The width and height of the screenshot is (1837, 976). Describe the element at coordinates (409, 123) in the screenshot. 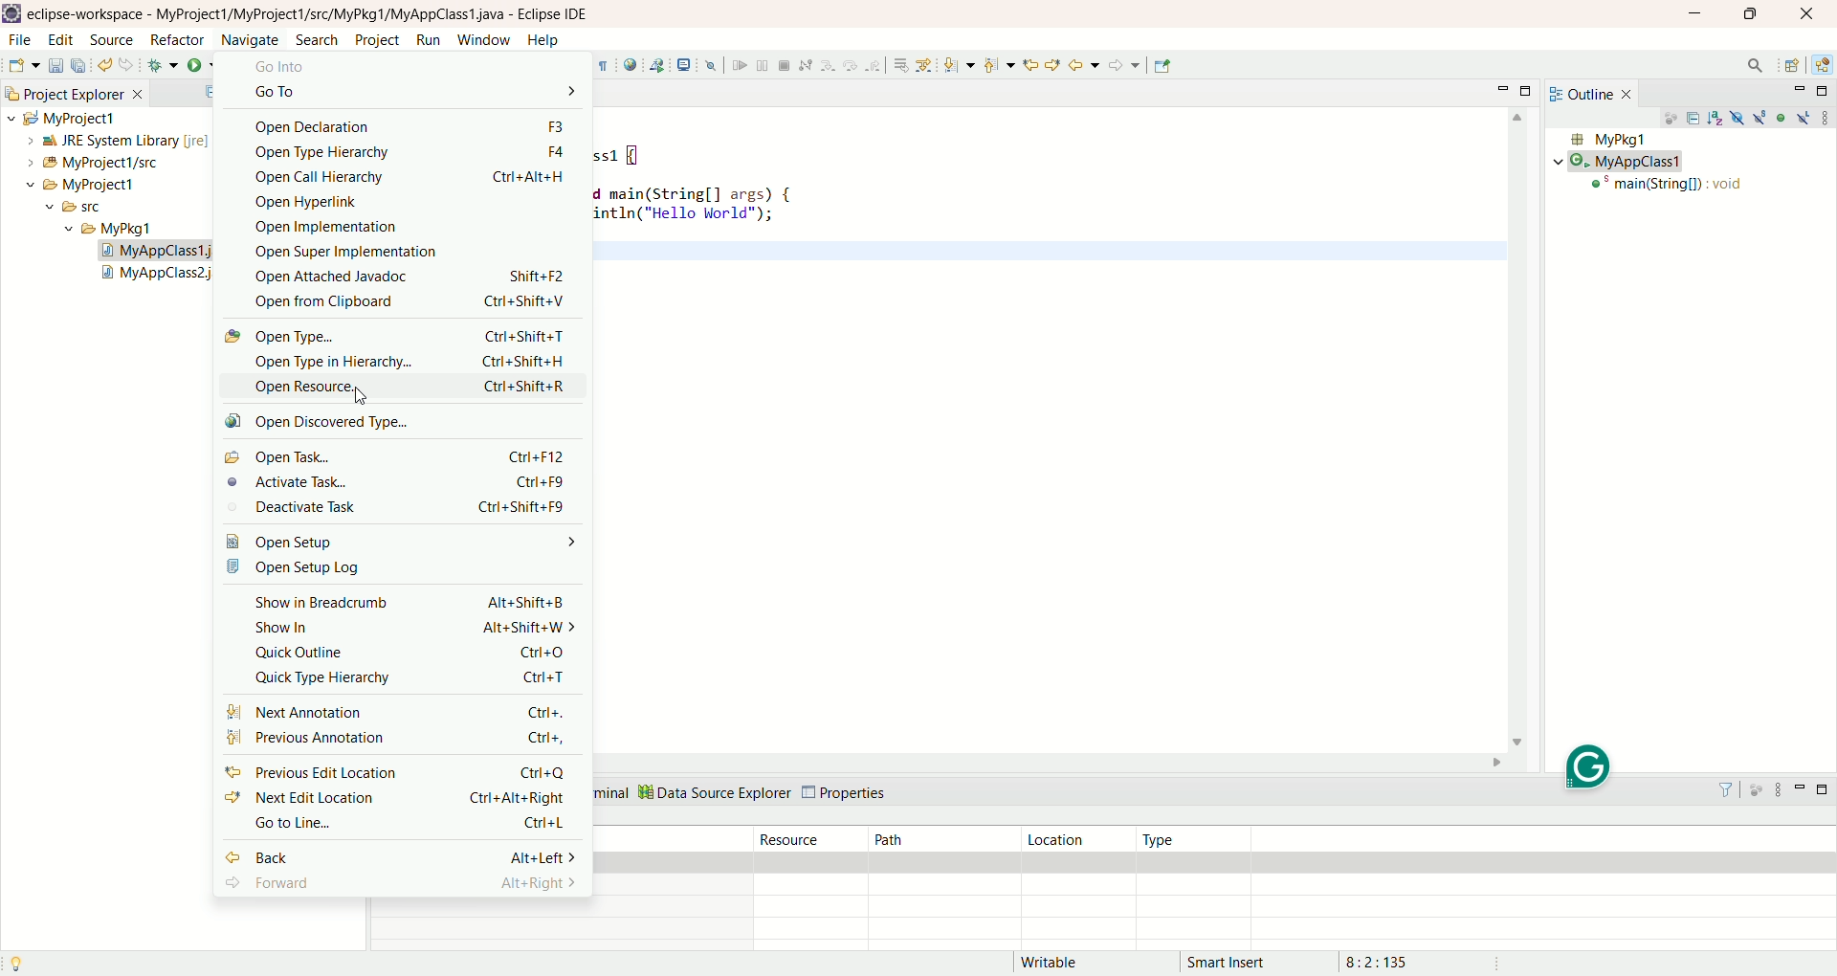

I see `open declaration` at that location.